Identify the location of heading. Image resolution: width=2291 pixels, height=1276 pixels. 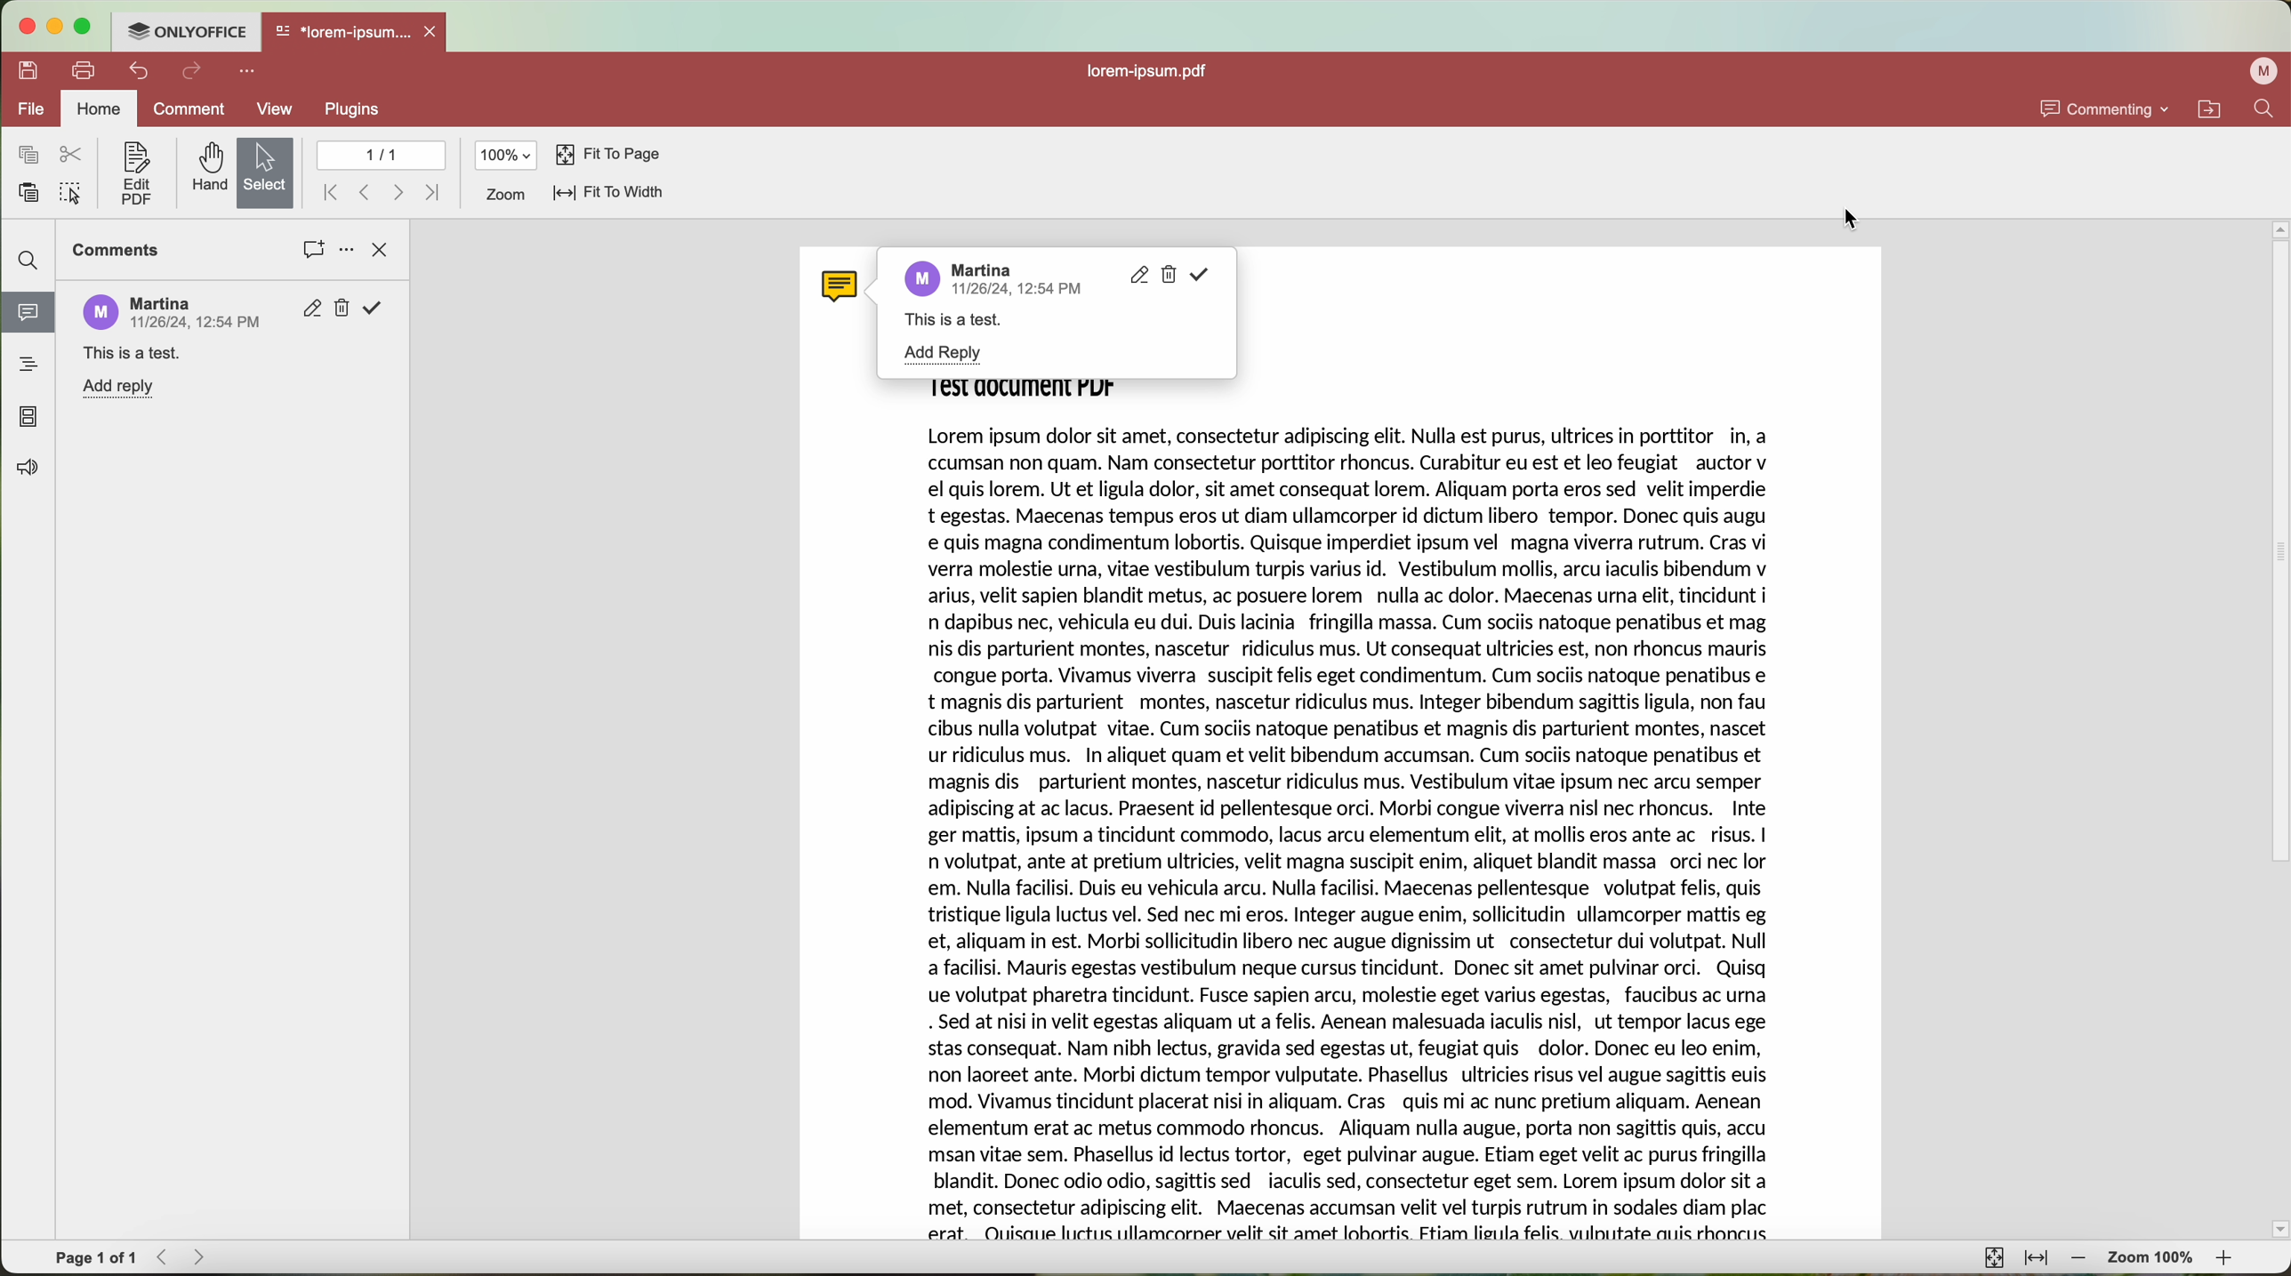
(29, 364).